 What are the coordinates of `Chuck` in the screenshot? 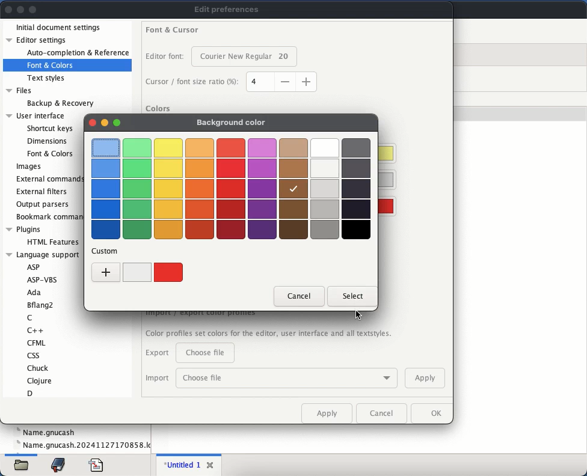 It's located at (37, 367).